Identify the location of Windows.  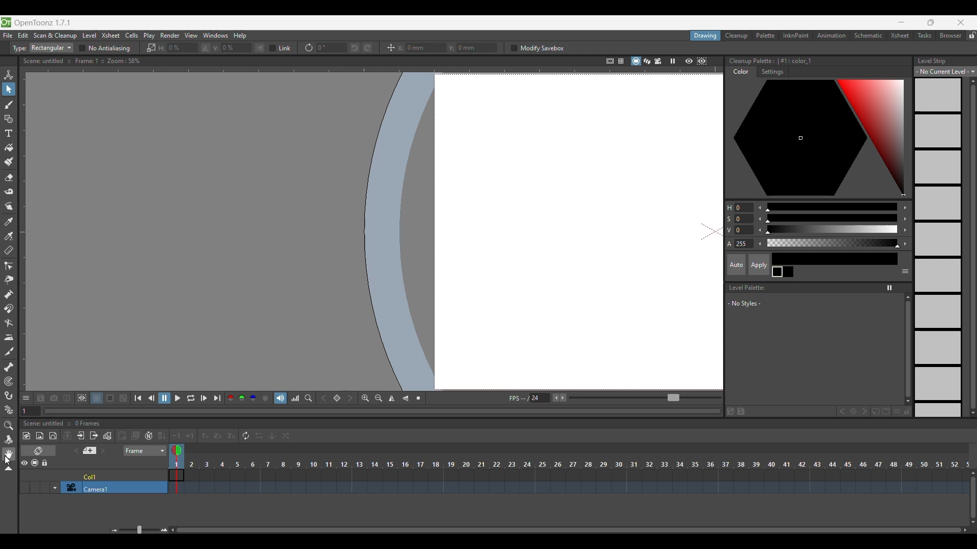
(216, 35).